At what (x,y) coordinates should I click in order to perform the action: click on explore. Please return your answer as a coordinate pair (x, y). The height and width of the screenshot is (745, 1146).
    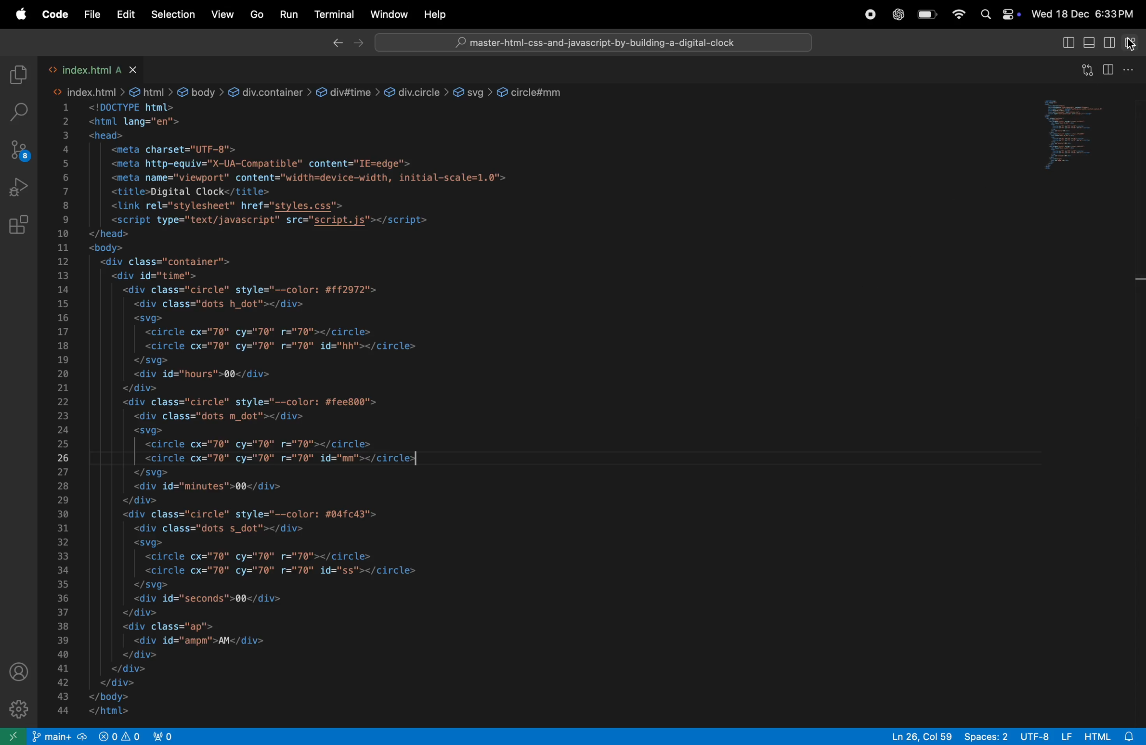
    Looking at the image, I should click on (20, 75).